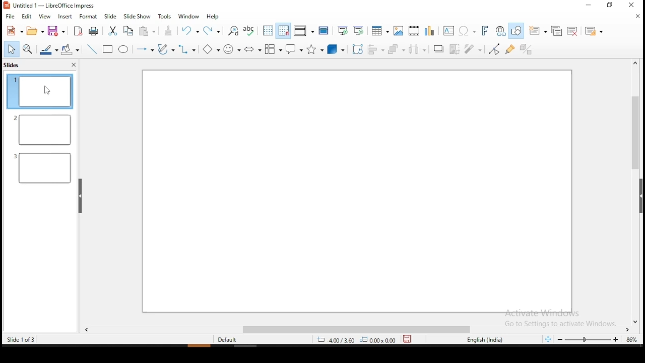 This screenshot has width=645, height=363. What do you see at coordinates (343, 31) in the screenshot?
I see `start from first slide` at bounding box center [343, 31].